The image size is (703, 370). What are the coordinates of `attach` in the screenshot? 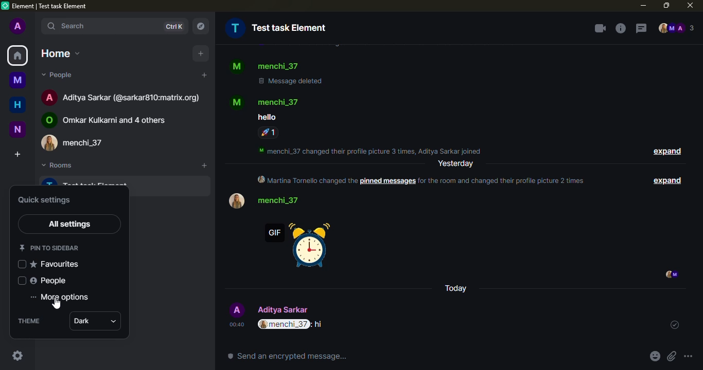 It's located at (671, 357).